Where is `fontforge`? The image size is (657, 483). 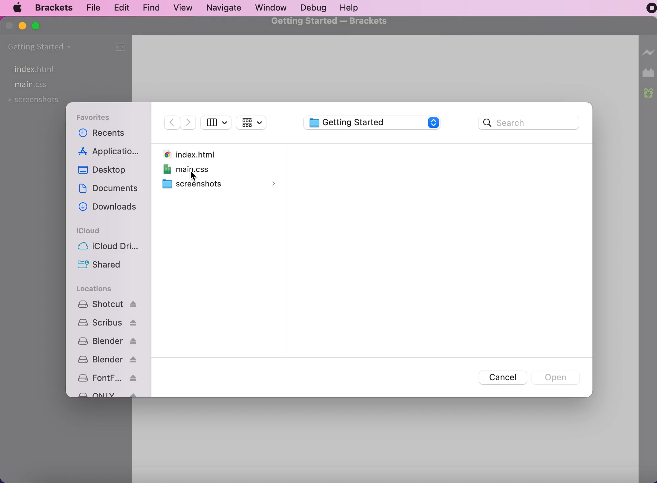 fontforge is located at coordinates (106, 378).